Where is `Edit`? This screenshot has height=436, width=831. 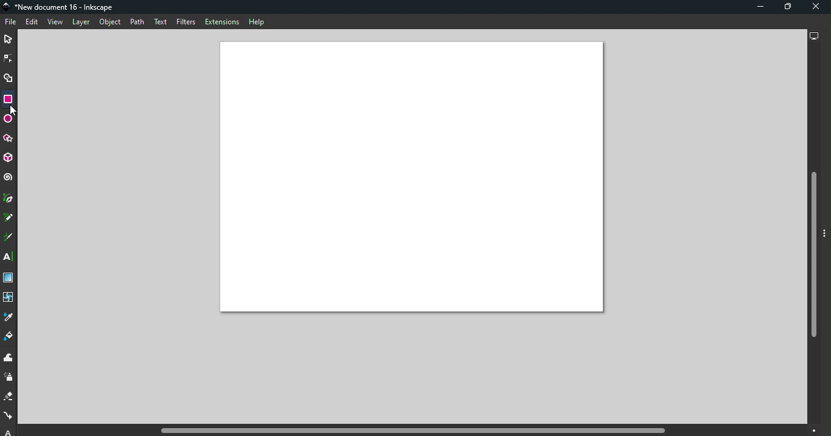 Edit is located at coordinates (31, 22).